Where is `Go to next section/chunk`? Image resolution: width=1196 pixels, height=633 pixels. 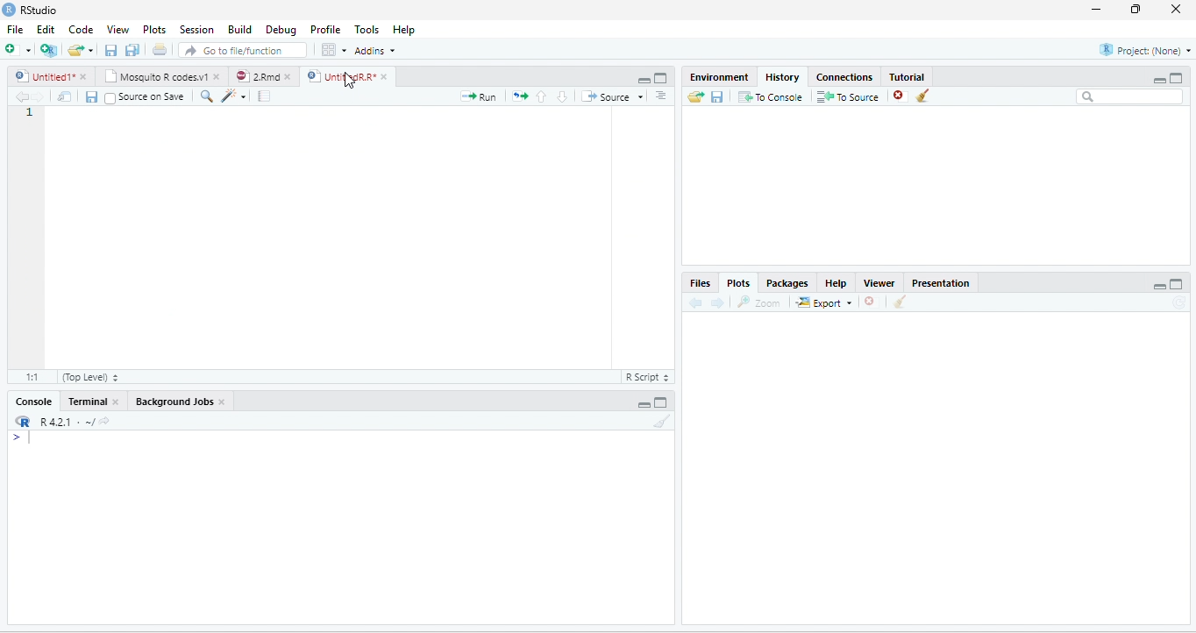
Go to next section/chunk is located at coordinates (562, 96).